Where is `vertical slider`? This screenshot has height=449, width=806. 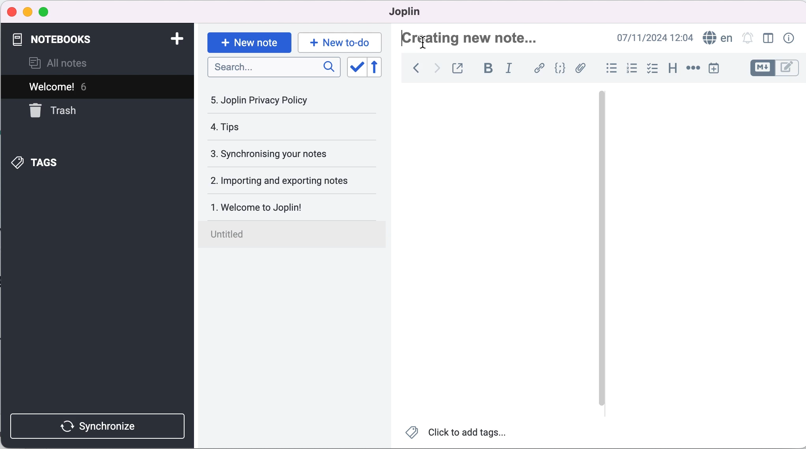 vertical slider is located at coordinates (601, 249).